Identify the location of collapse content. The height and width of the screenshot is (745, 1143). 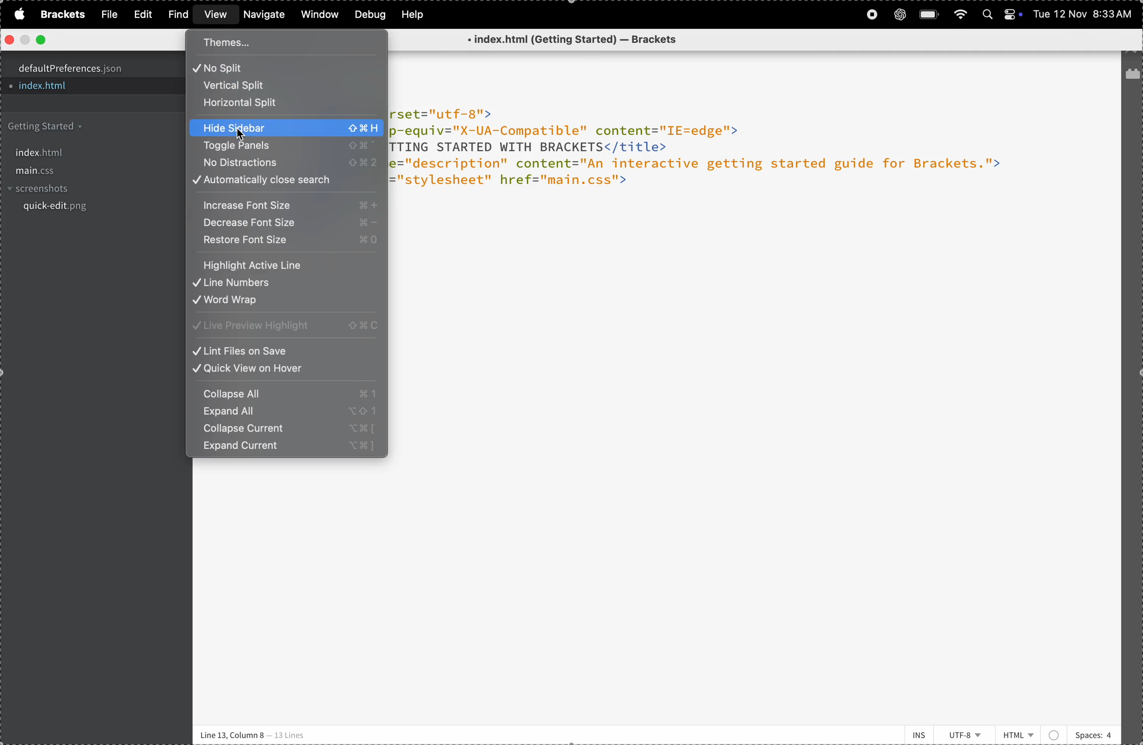
(287, 430).